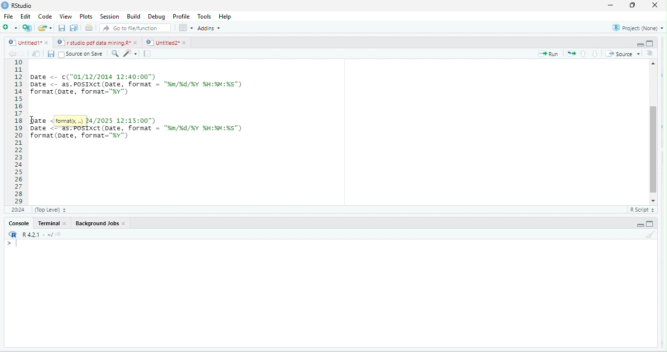 Image resolution: width=667 pixels, height=352 pixels. What do you see at coordinates (186, 43) in the screenshot?
I see `close` at bounding box center [186, 43].